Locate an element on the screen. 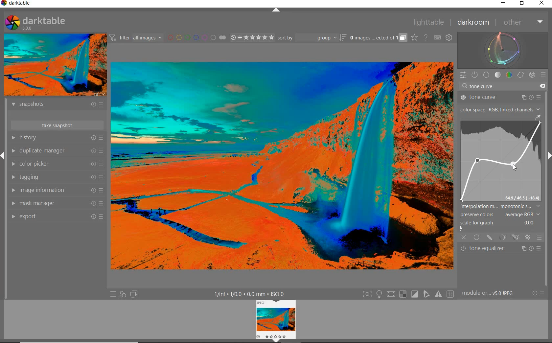 This screenshot has width=552, height=343. other is located at coordinates (522, 22).